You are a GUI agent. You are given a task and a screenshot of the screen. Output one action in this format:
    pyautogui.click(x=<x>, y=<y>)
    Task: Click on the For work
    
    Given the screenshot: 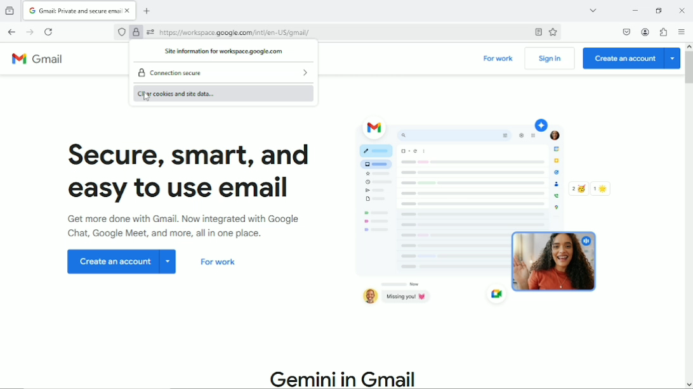 What is the action you would take?
    pyautogui.click(x=499, y=60)
    